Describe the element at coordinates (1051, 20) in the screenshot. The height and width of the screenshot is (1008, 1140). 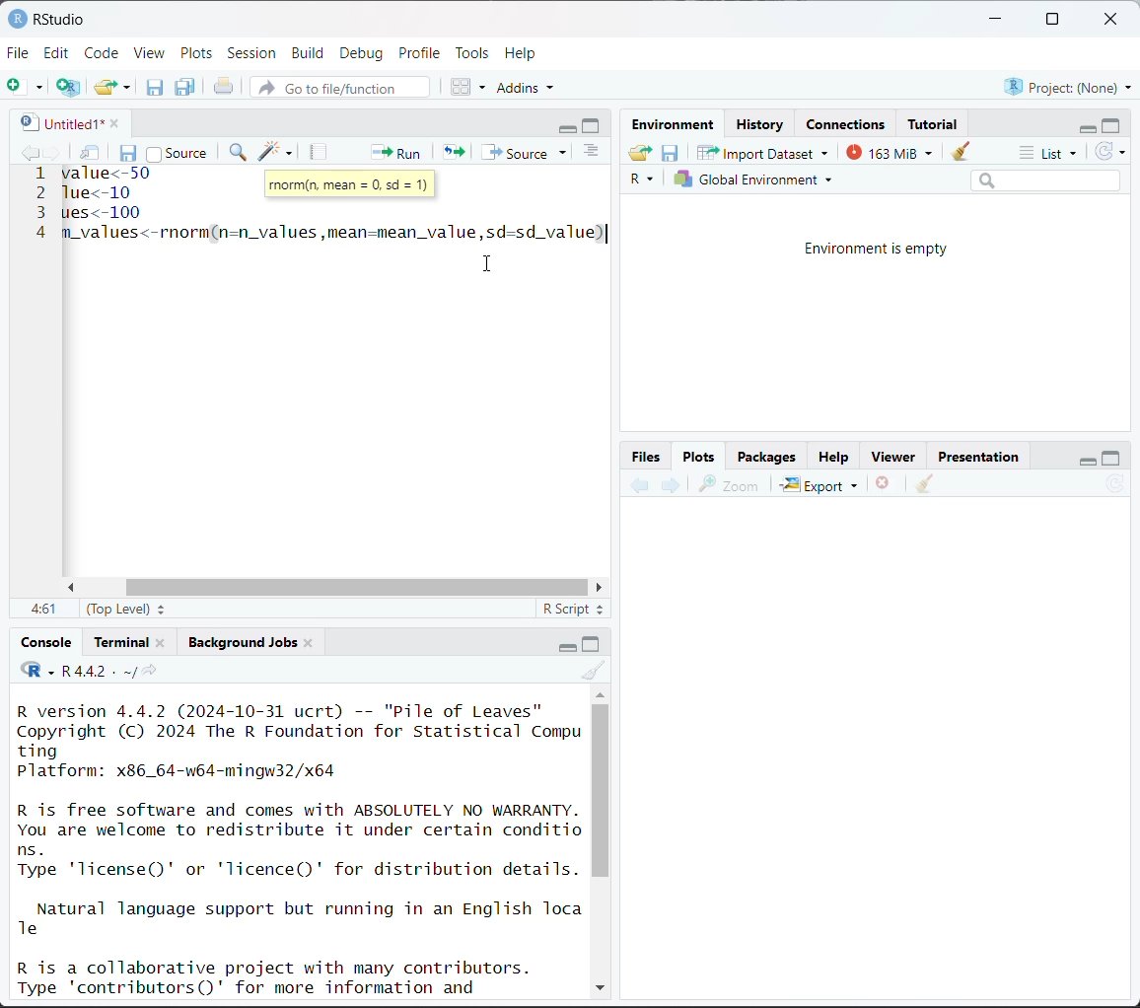
I see `maximize` at that location.